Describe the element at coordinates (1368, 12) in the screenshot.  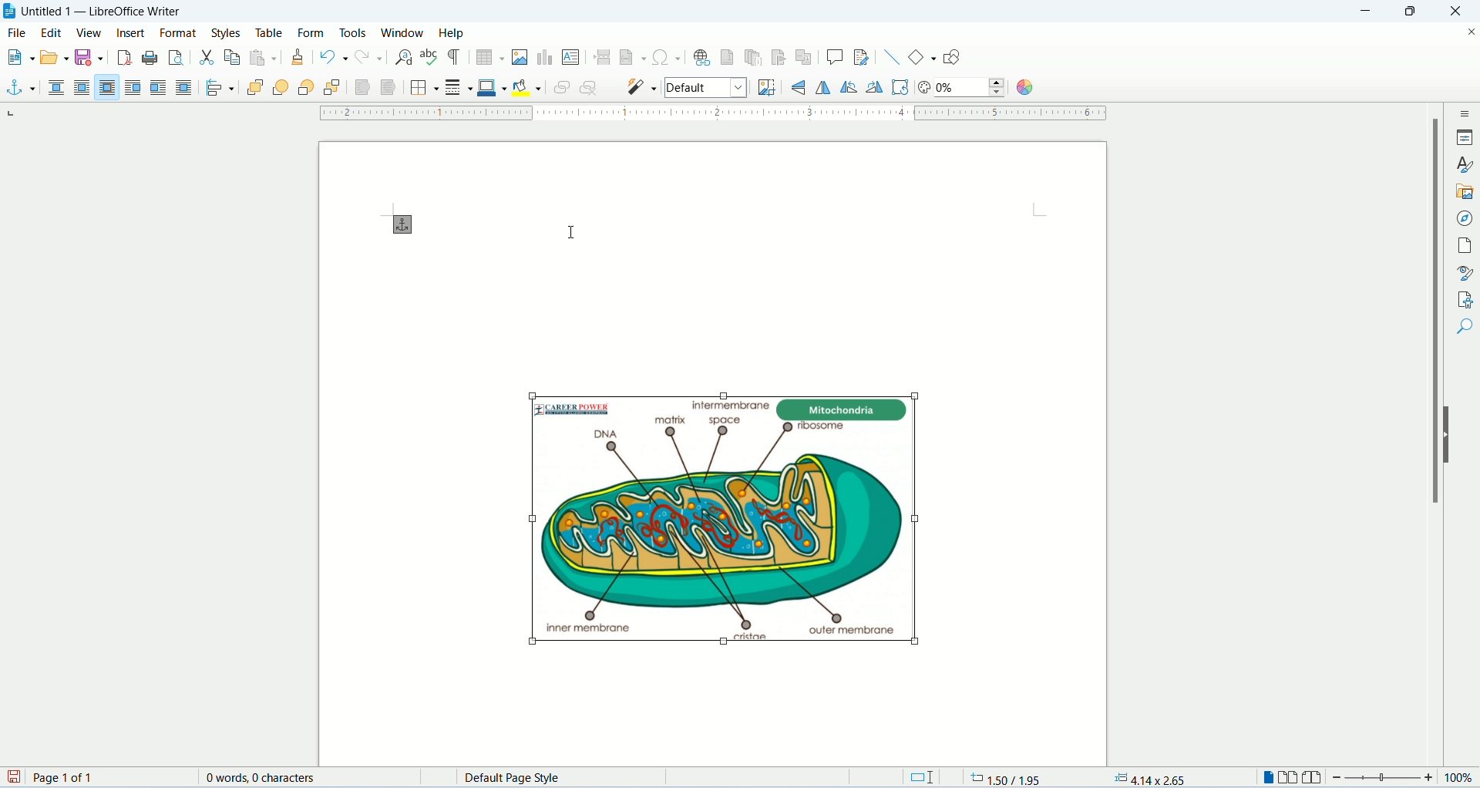
I see `minimize` at that location.